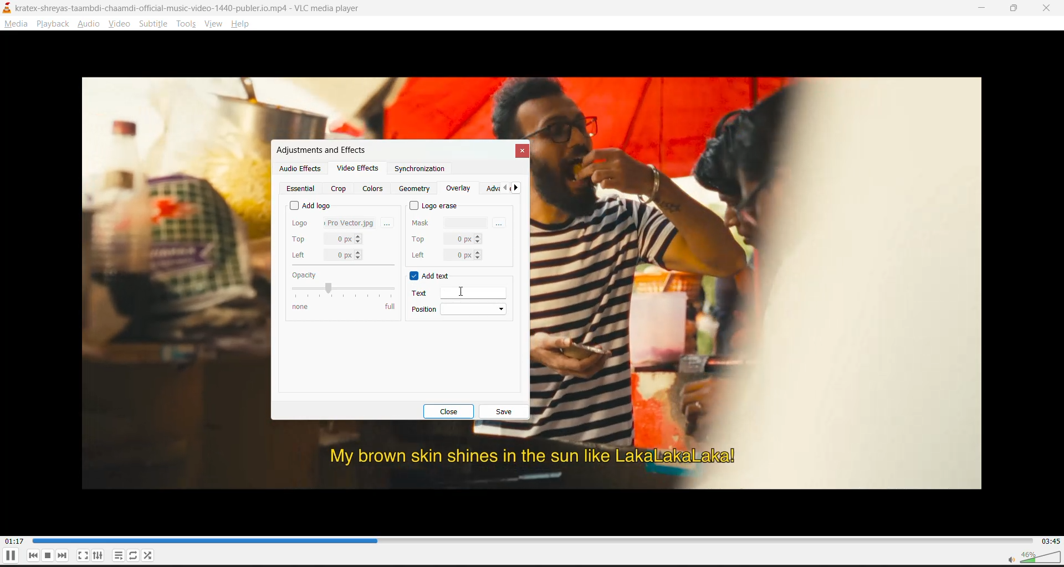  What do you see at coordinates (519, 188) in the screenshot?
I see `next` at bounding box center [519, 188].